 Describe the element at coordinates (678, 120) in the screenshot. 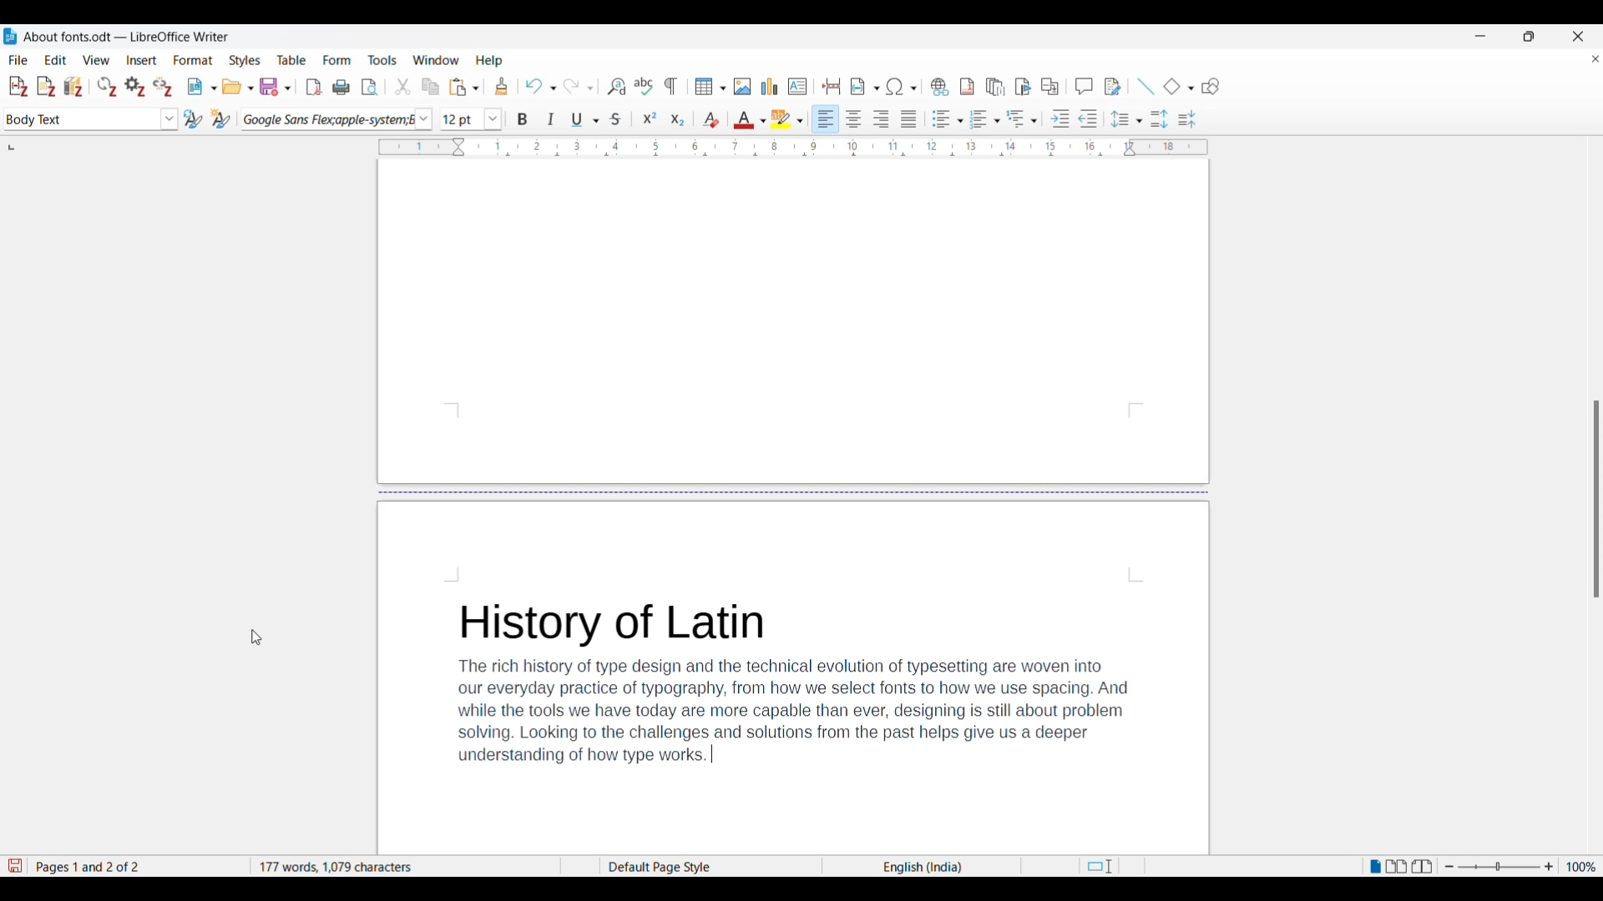

I see `Subscript` at that location.